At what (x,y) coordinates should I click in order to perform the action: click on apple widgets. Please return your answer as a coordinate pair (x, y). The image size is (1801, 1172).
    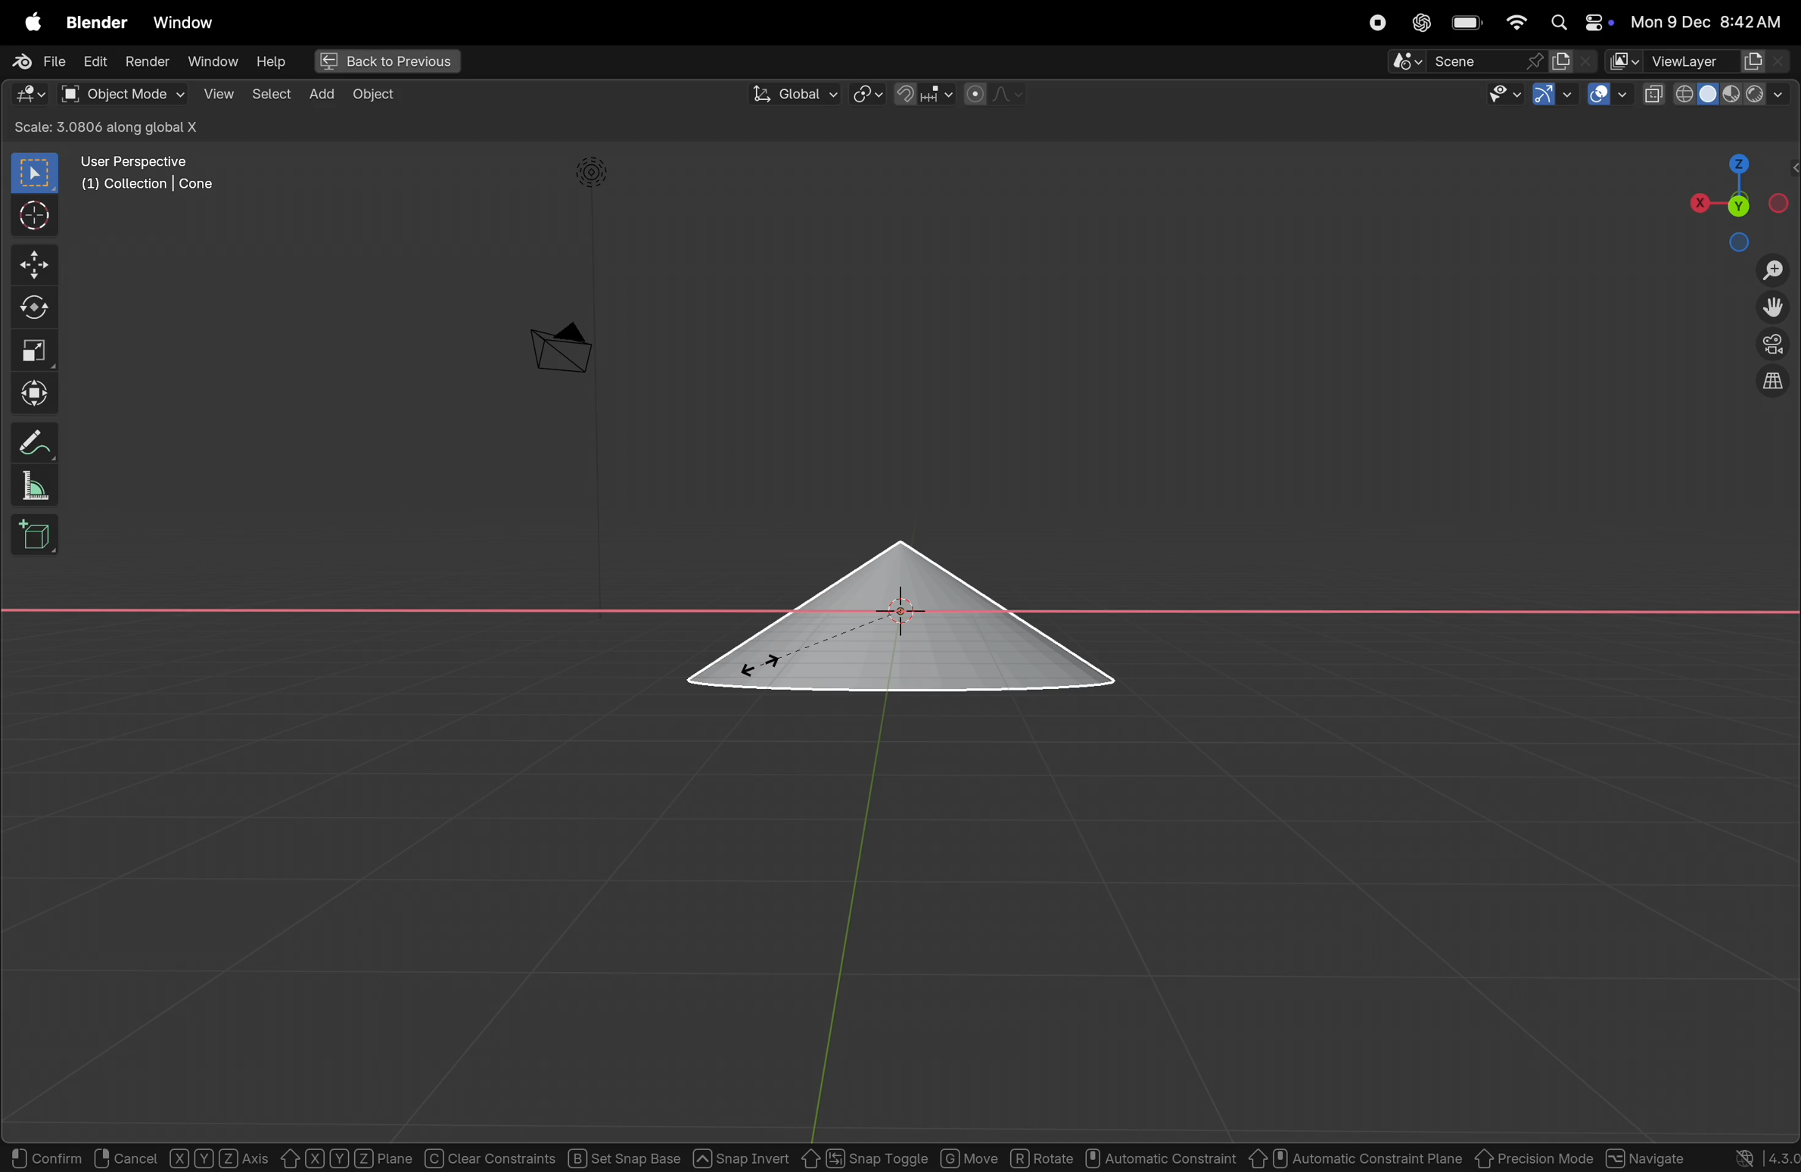
    Looking at the image, I should click on (1577, 22).